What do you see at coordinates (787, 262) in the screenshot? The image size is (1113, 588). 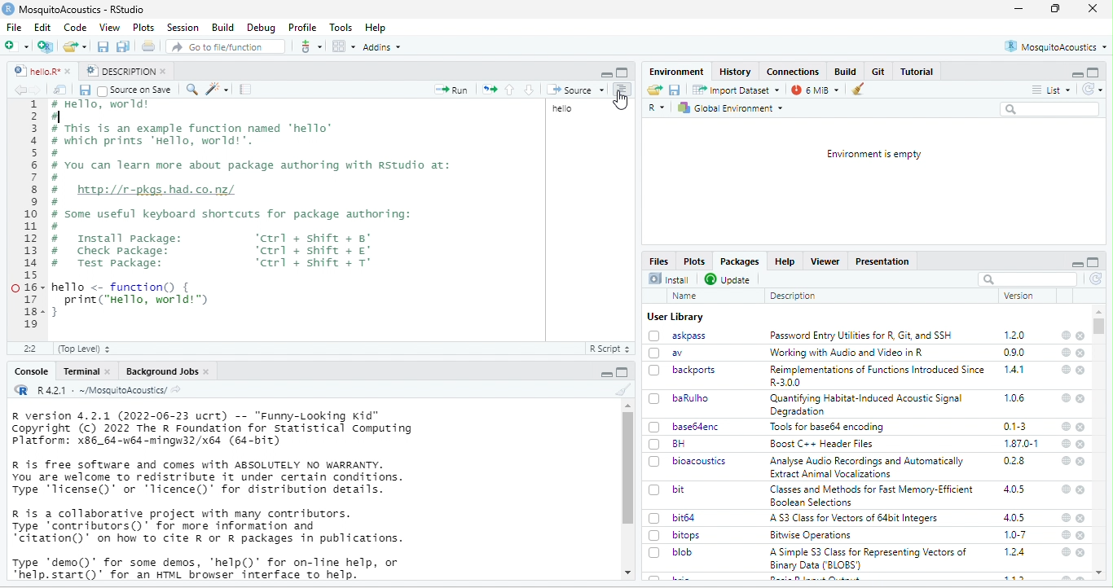 I see `Help` at bounding box center [787, 262].